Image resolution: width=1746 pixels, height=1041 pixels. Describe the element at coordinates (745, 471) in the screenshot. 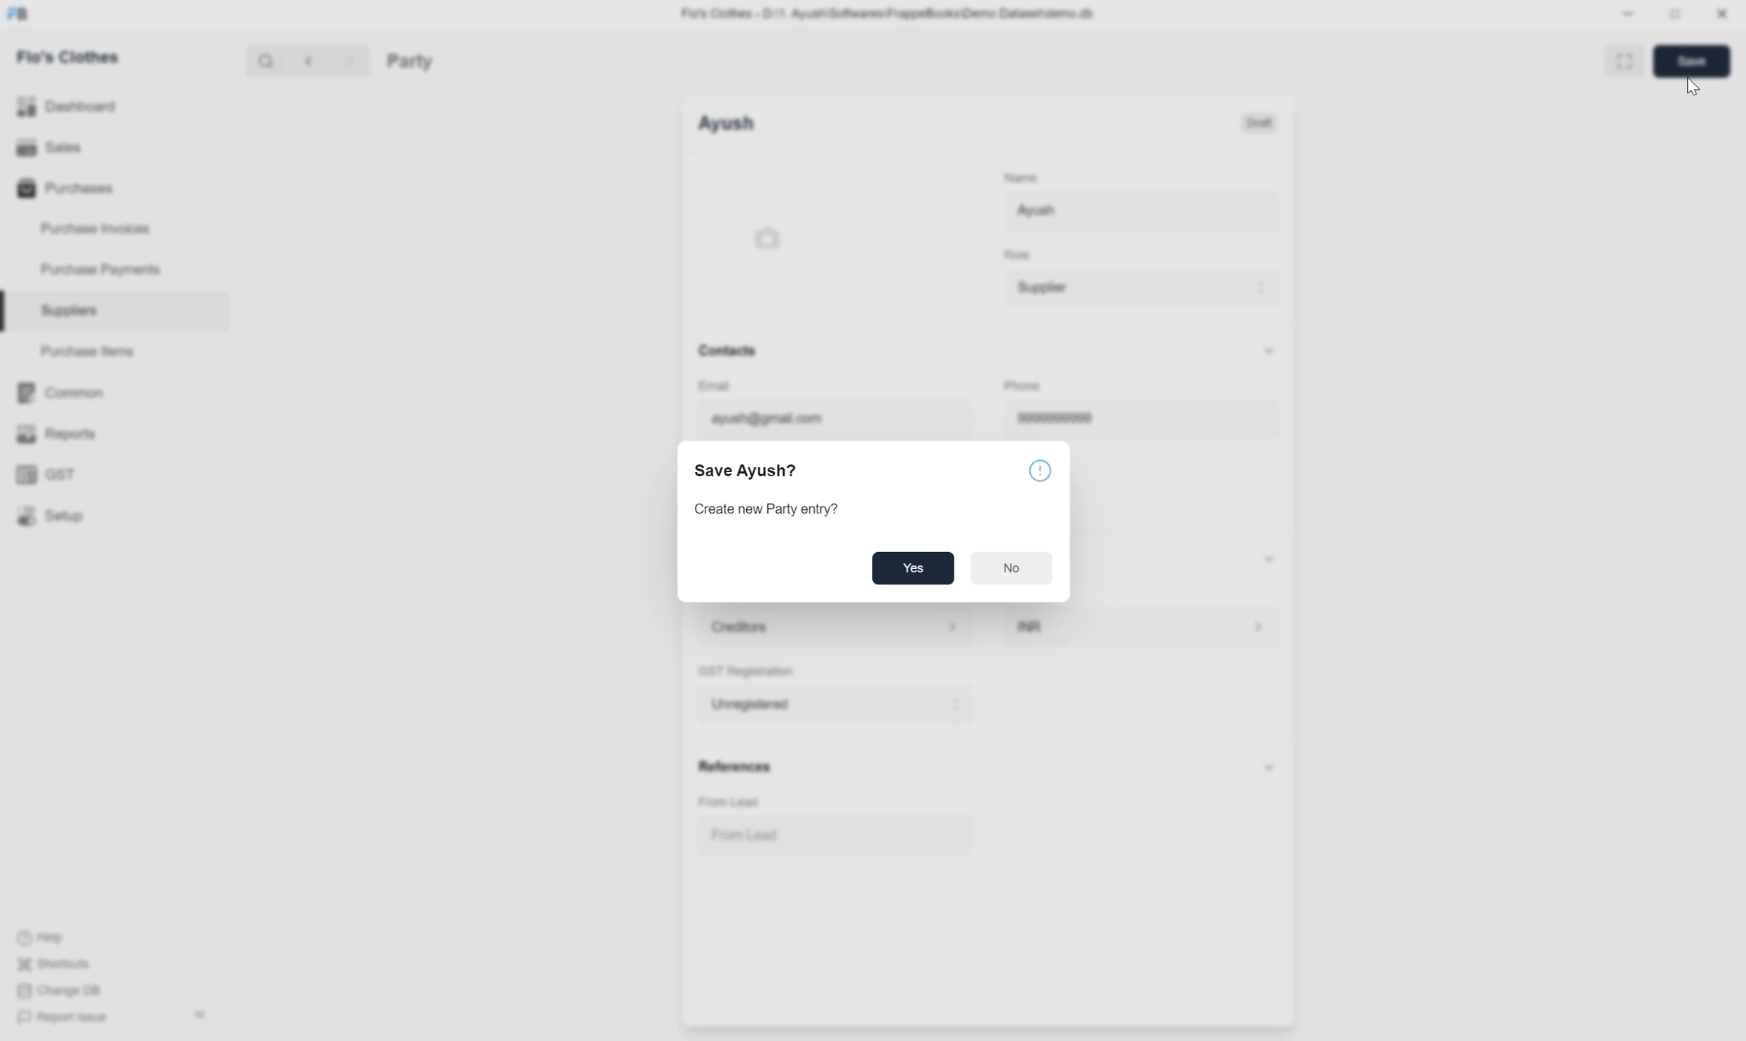

I see `Save Ayush?` at that location.